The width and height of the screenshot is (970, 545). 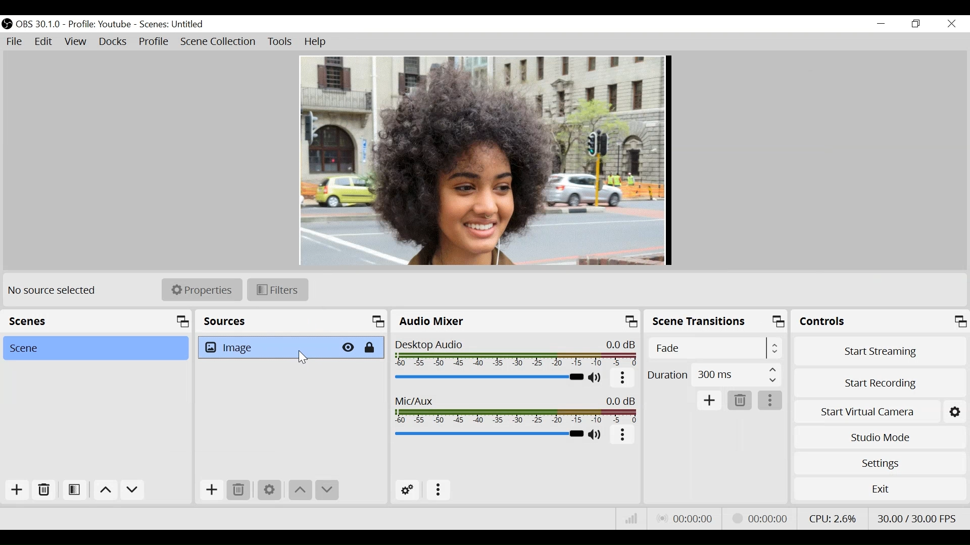 What do you see at coordinates (274, 323) in the screenshot?
I see `Source Panel` at bounding box center [274, 323].